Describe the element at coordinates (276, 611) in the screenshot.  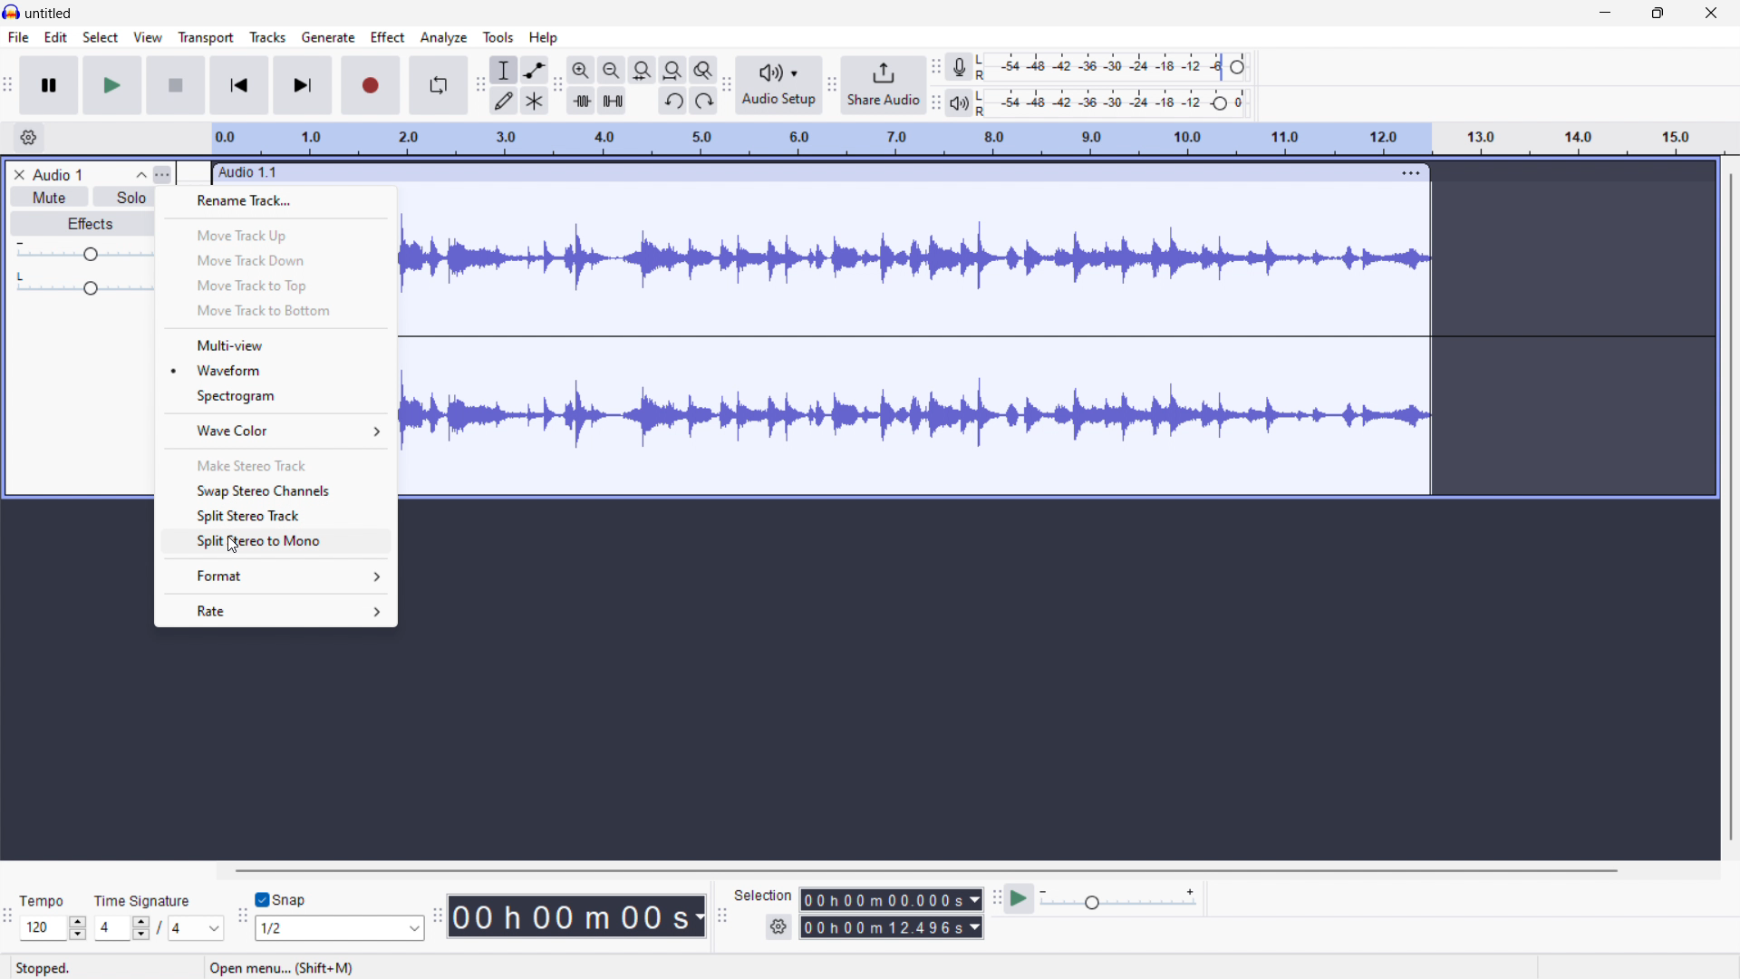
I see `rate` at that location.